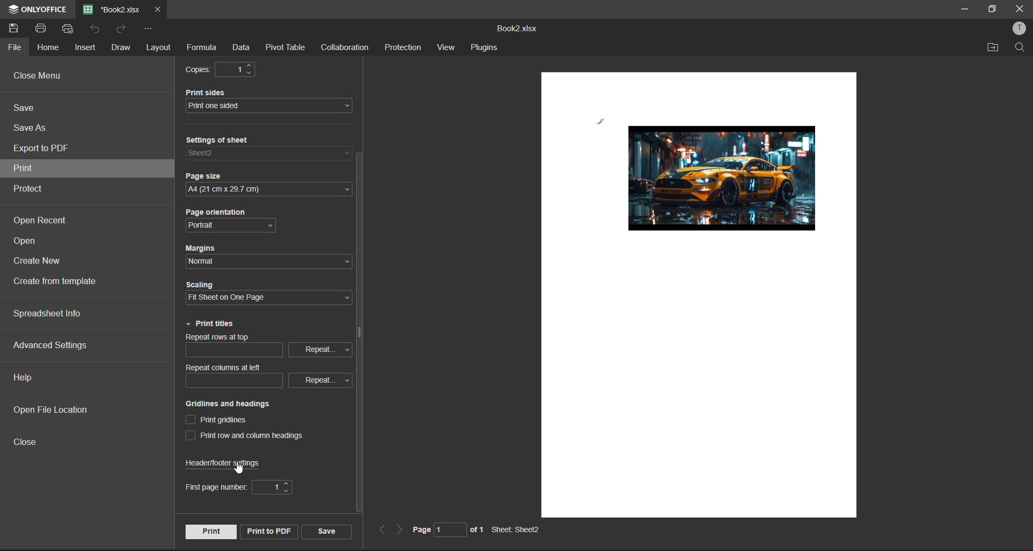  What do you see at coordinates (484, 49) in the screenshot?
I see `plugins` at bounding box center [484, 49].